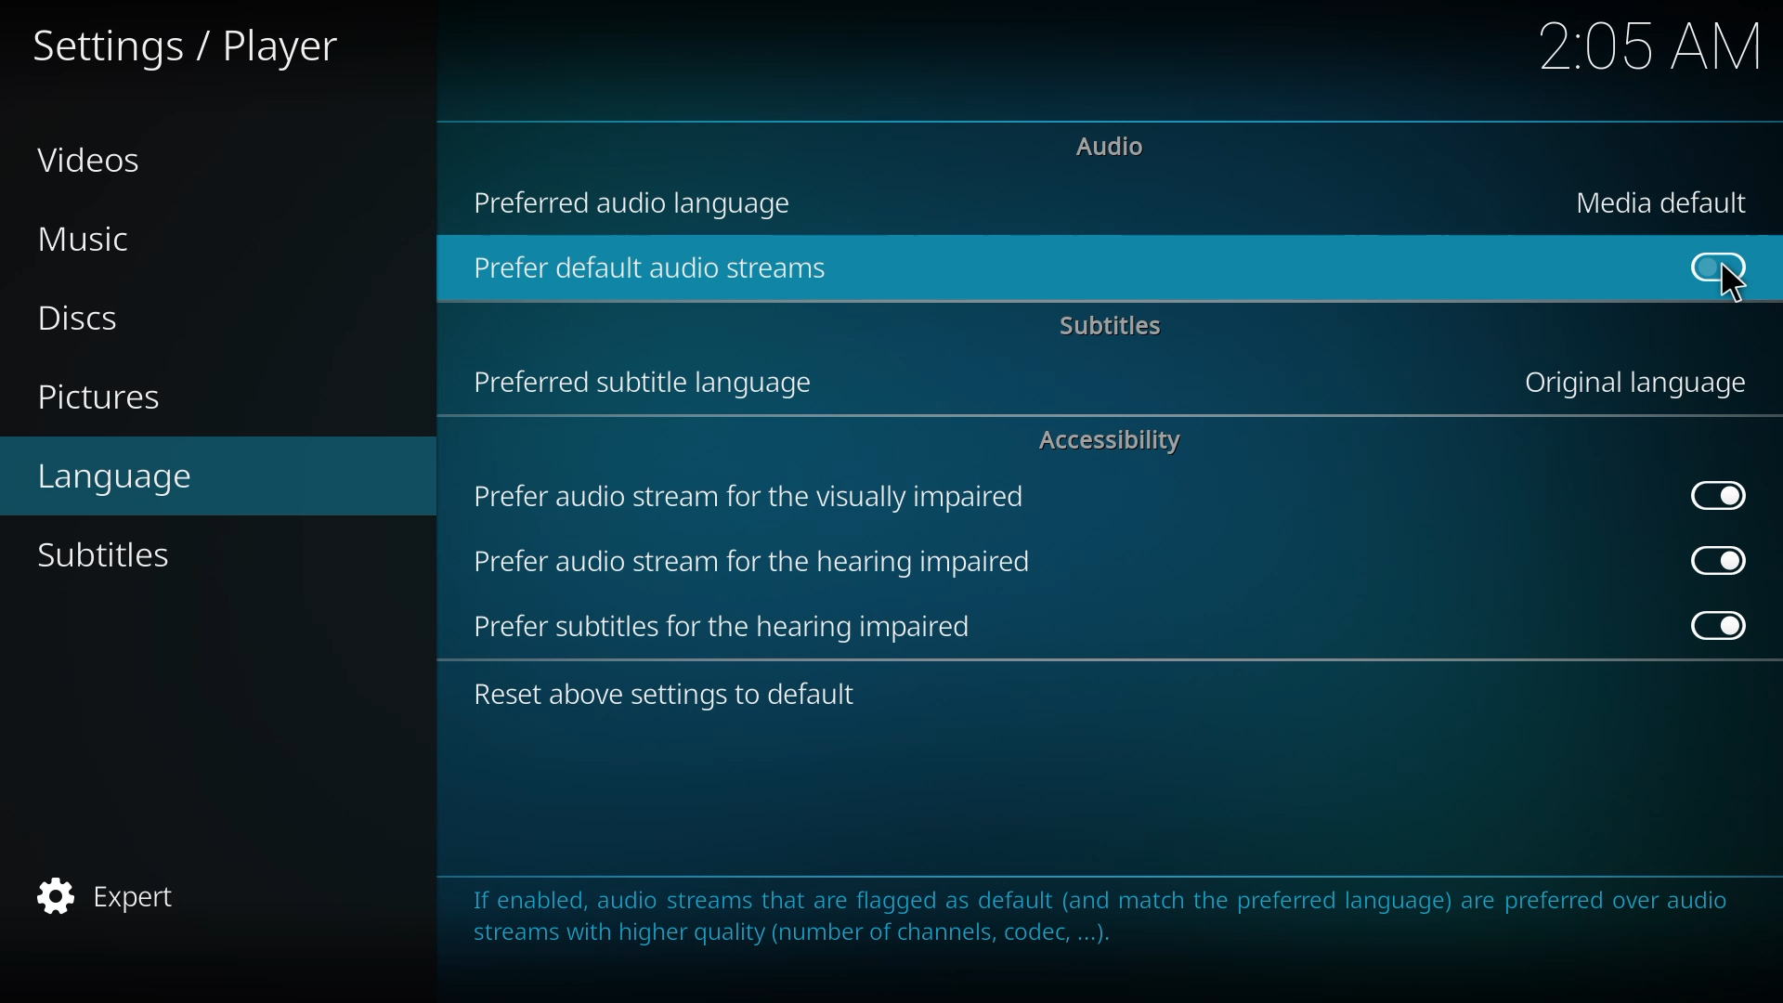 This screenshot has width=1783, height=1003. What do you see at coordinates (1731, 285) in the screenshot?
I see `cursor` at bounding box center [1731, 285].